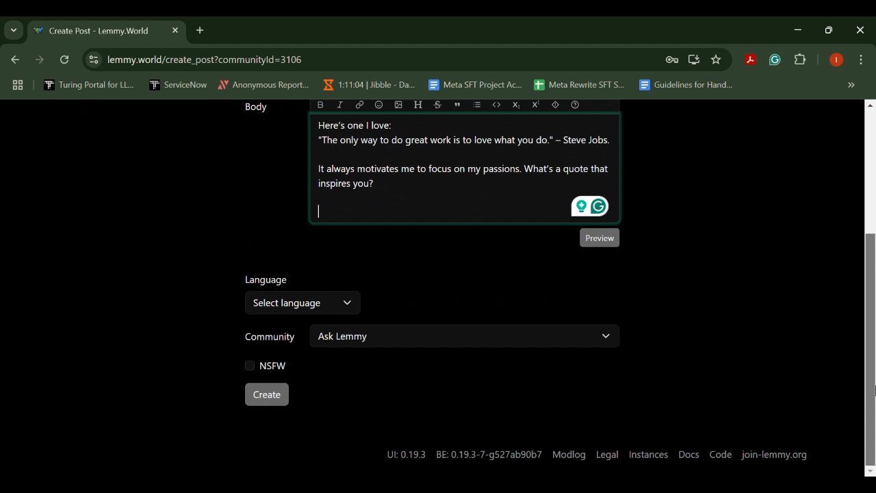 Image resolution: width=876 pixels, height=493 pixels. I want to click on ServiceNow, so click(179, 84).